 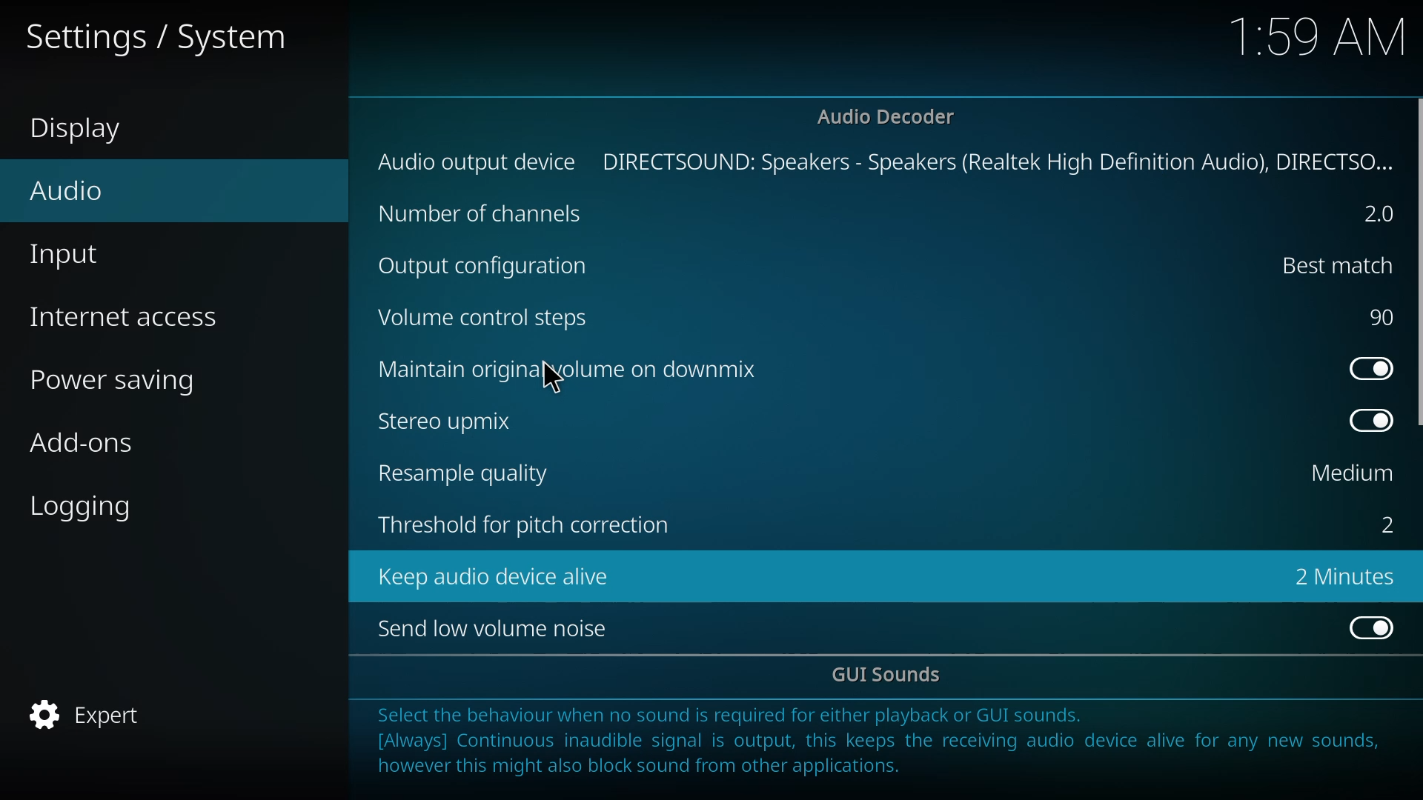 What do you see at coordinates (167, 35) in the screenshot?
I see `settings system` at bounding box center [167, 35].